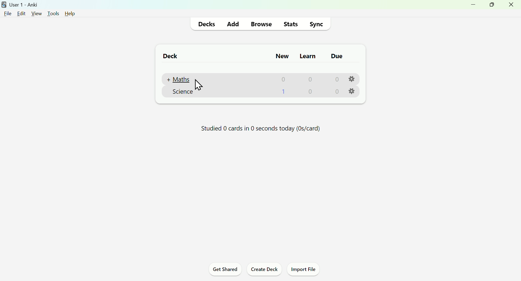  What do you see at coordinates (290, 24) in the screenshot?
I see `Stats` at bounding box center [290, 24].